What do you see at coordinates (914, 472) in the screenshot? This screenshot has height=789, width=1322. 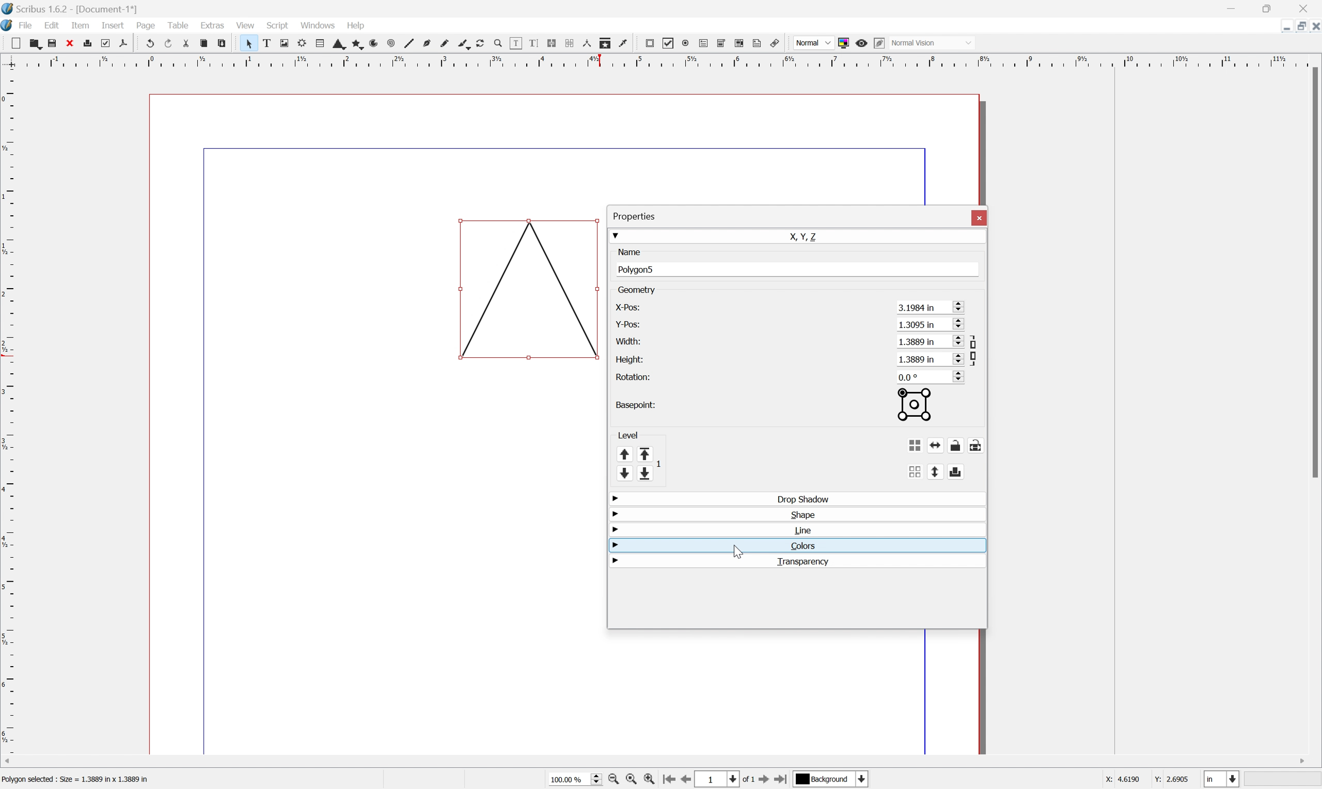 I see `Ungroup the selected group` at bounding box center [914, 472].